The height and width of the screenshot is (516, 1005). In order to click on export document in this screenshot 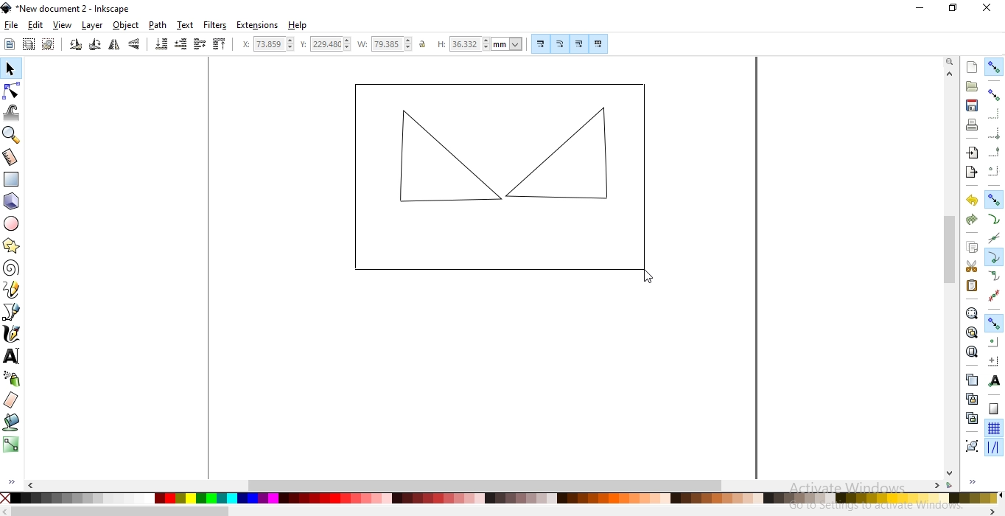, I will do `click(970, 172)`.